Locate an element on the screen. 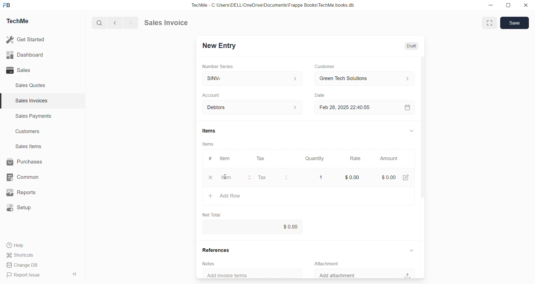  search is located at coordinates (98, 23).